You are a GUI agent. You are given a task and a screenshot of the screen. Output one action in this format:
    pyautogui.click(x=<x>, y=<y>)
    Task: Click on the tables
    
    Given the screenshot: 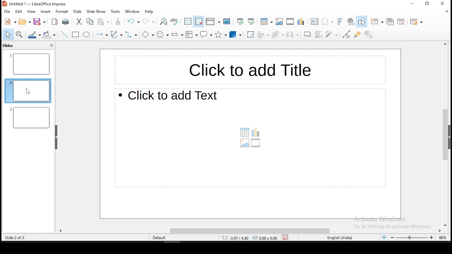 What is the action you would take?
    pyautogui.click(x=267, y=22)
    